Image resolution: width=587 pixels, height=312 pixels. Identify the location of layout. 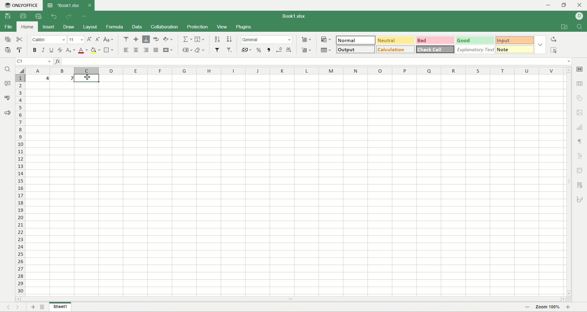
(90, 27).